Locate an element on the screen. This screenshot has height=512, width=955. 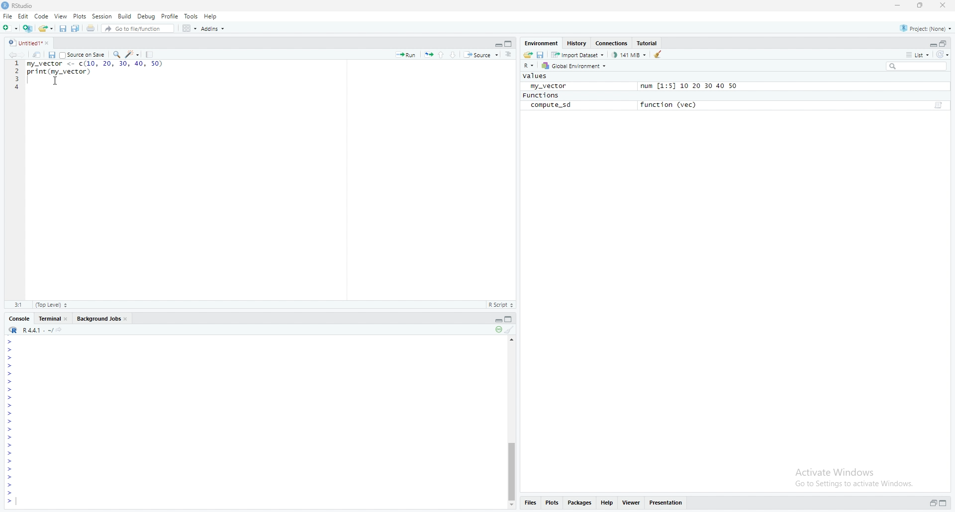
Help is located at coordinates (606, 502).